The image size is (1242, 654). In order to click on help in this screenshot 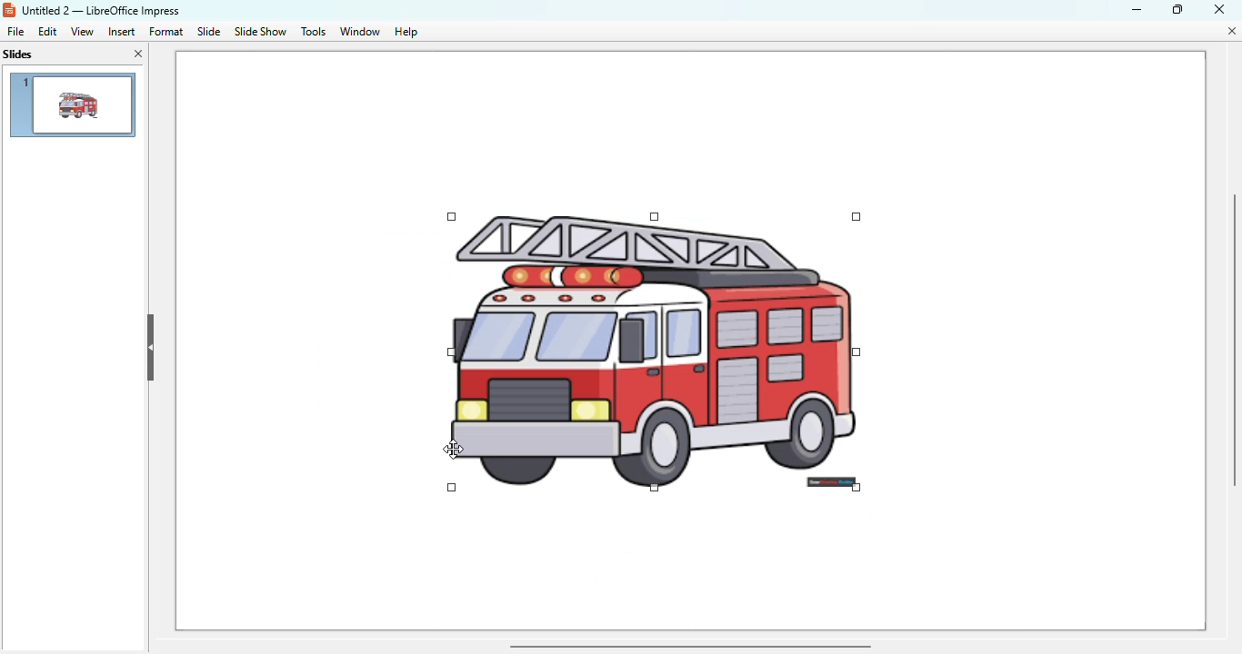, I will do `click(406, 32)`.